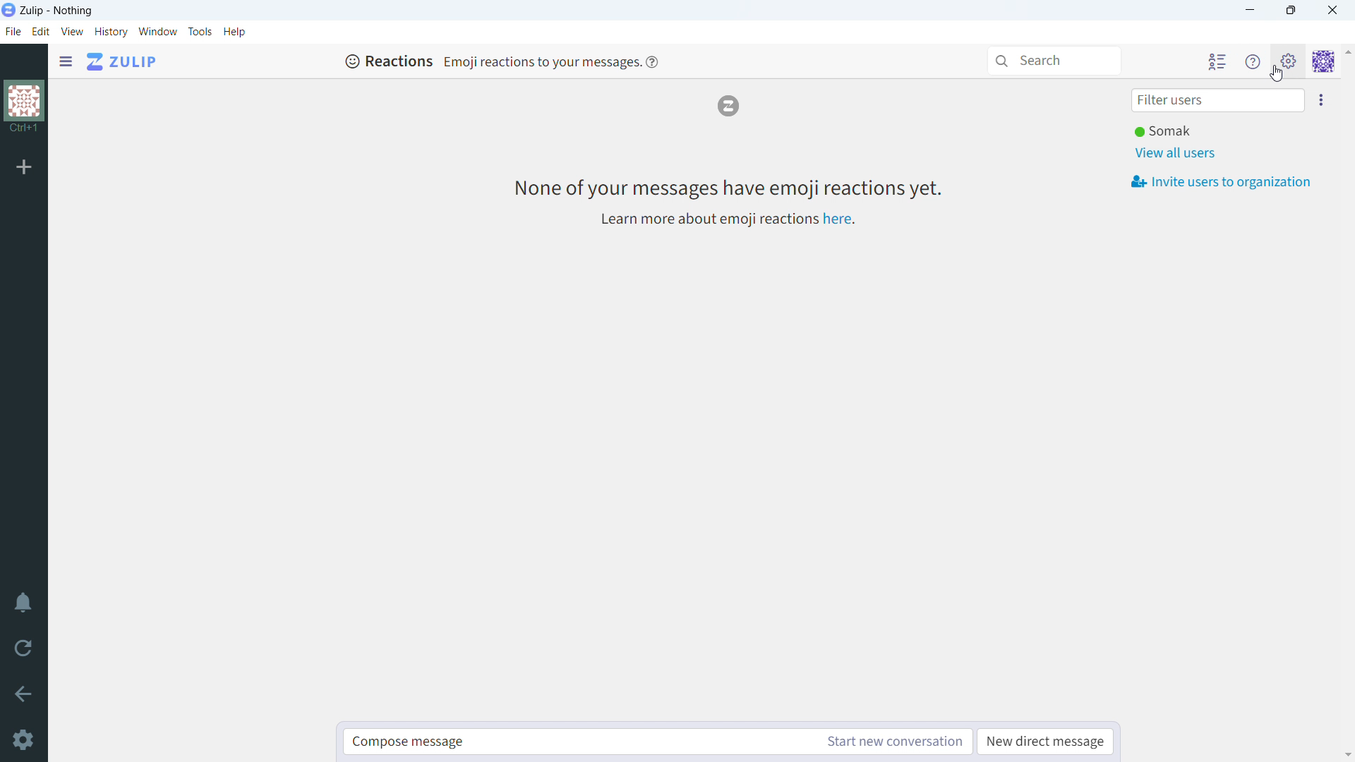 Image resolution: width=1355 pixels, height=762 pixels. Describe the element at coordinates (66, 61) in the screenshot. I see `open sidebar menu` at that location.